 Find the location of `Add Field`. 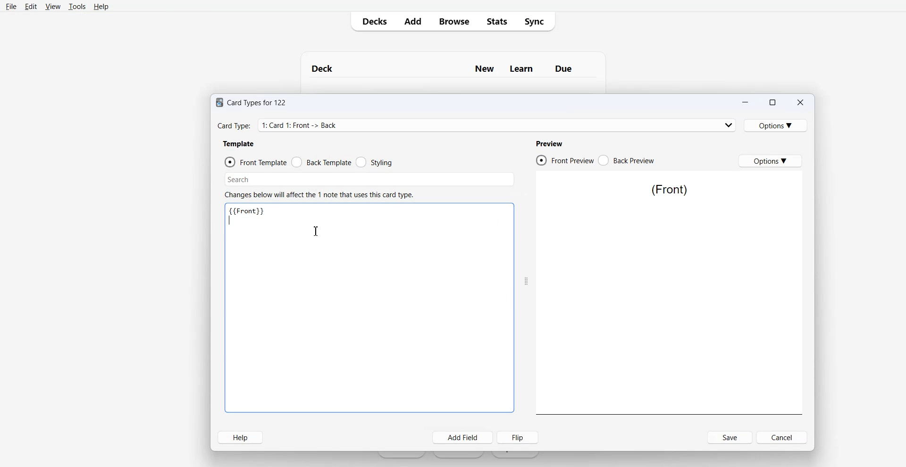

Add Field is located at coordinates (463, 437).